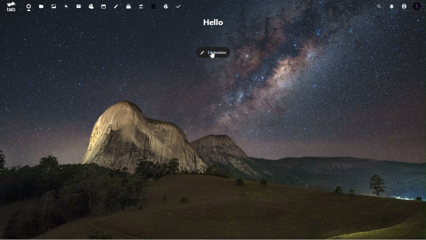  Describe the element at coordinates (66, 6) in the screenshot. I see `activity` at that location.